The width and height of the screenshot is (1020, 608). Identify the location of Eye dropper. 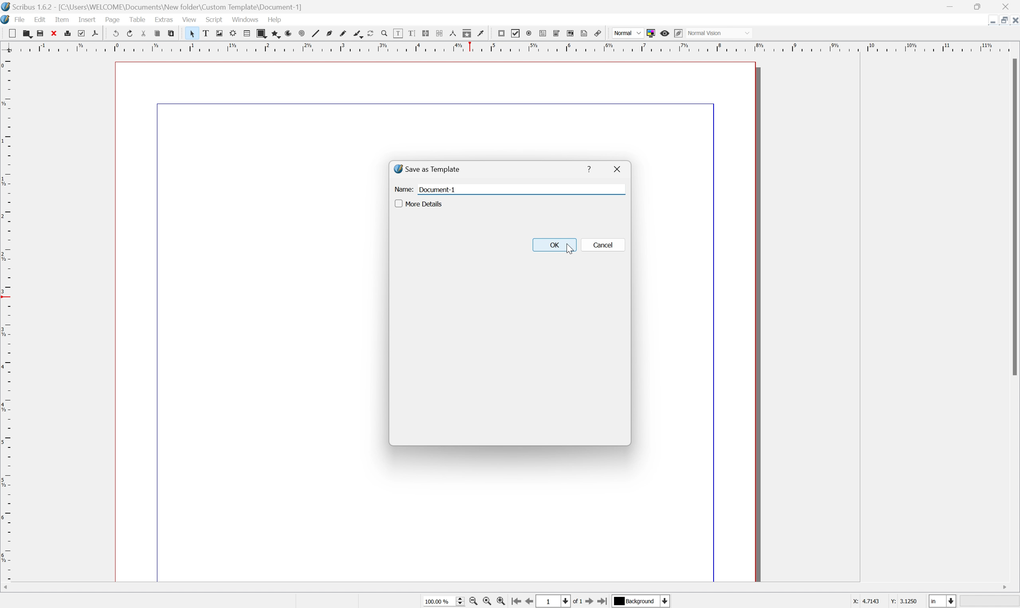
(482, 34).